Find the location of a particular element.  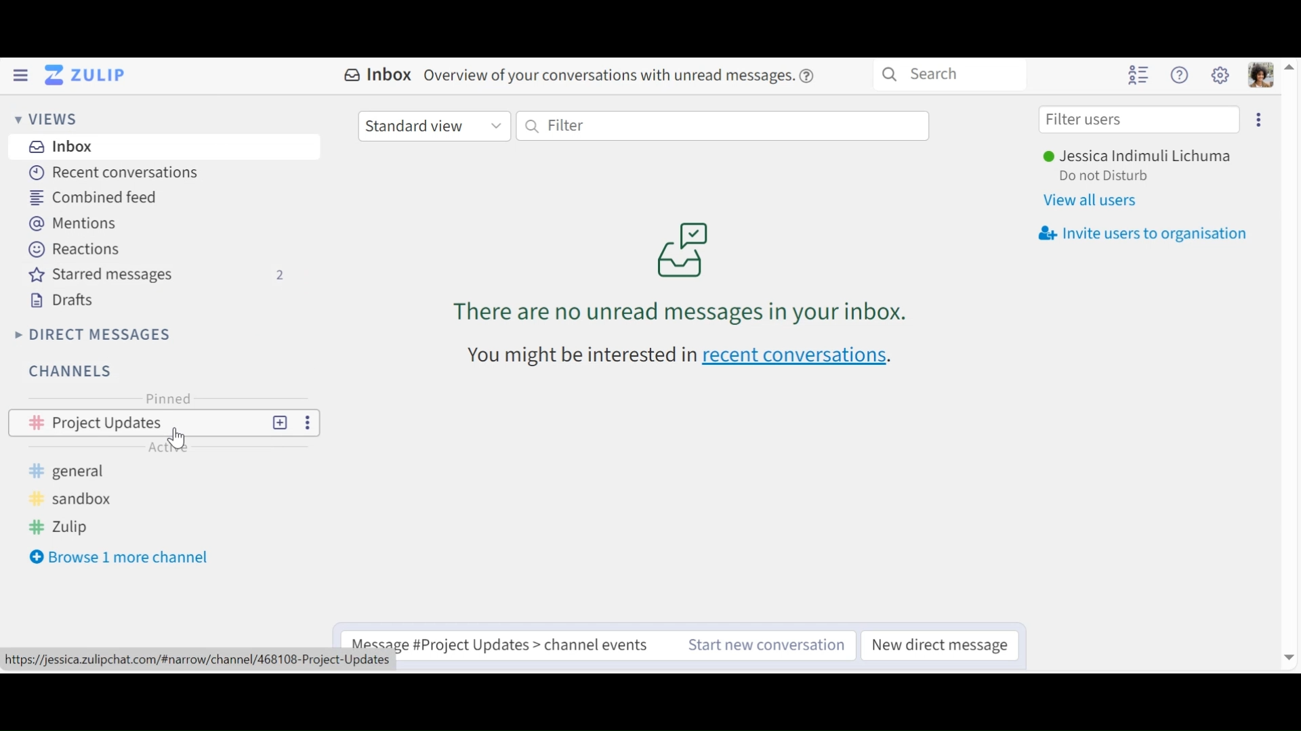

Start new conversation is located at coordinates (763, 646).